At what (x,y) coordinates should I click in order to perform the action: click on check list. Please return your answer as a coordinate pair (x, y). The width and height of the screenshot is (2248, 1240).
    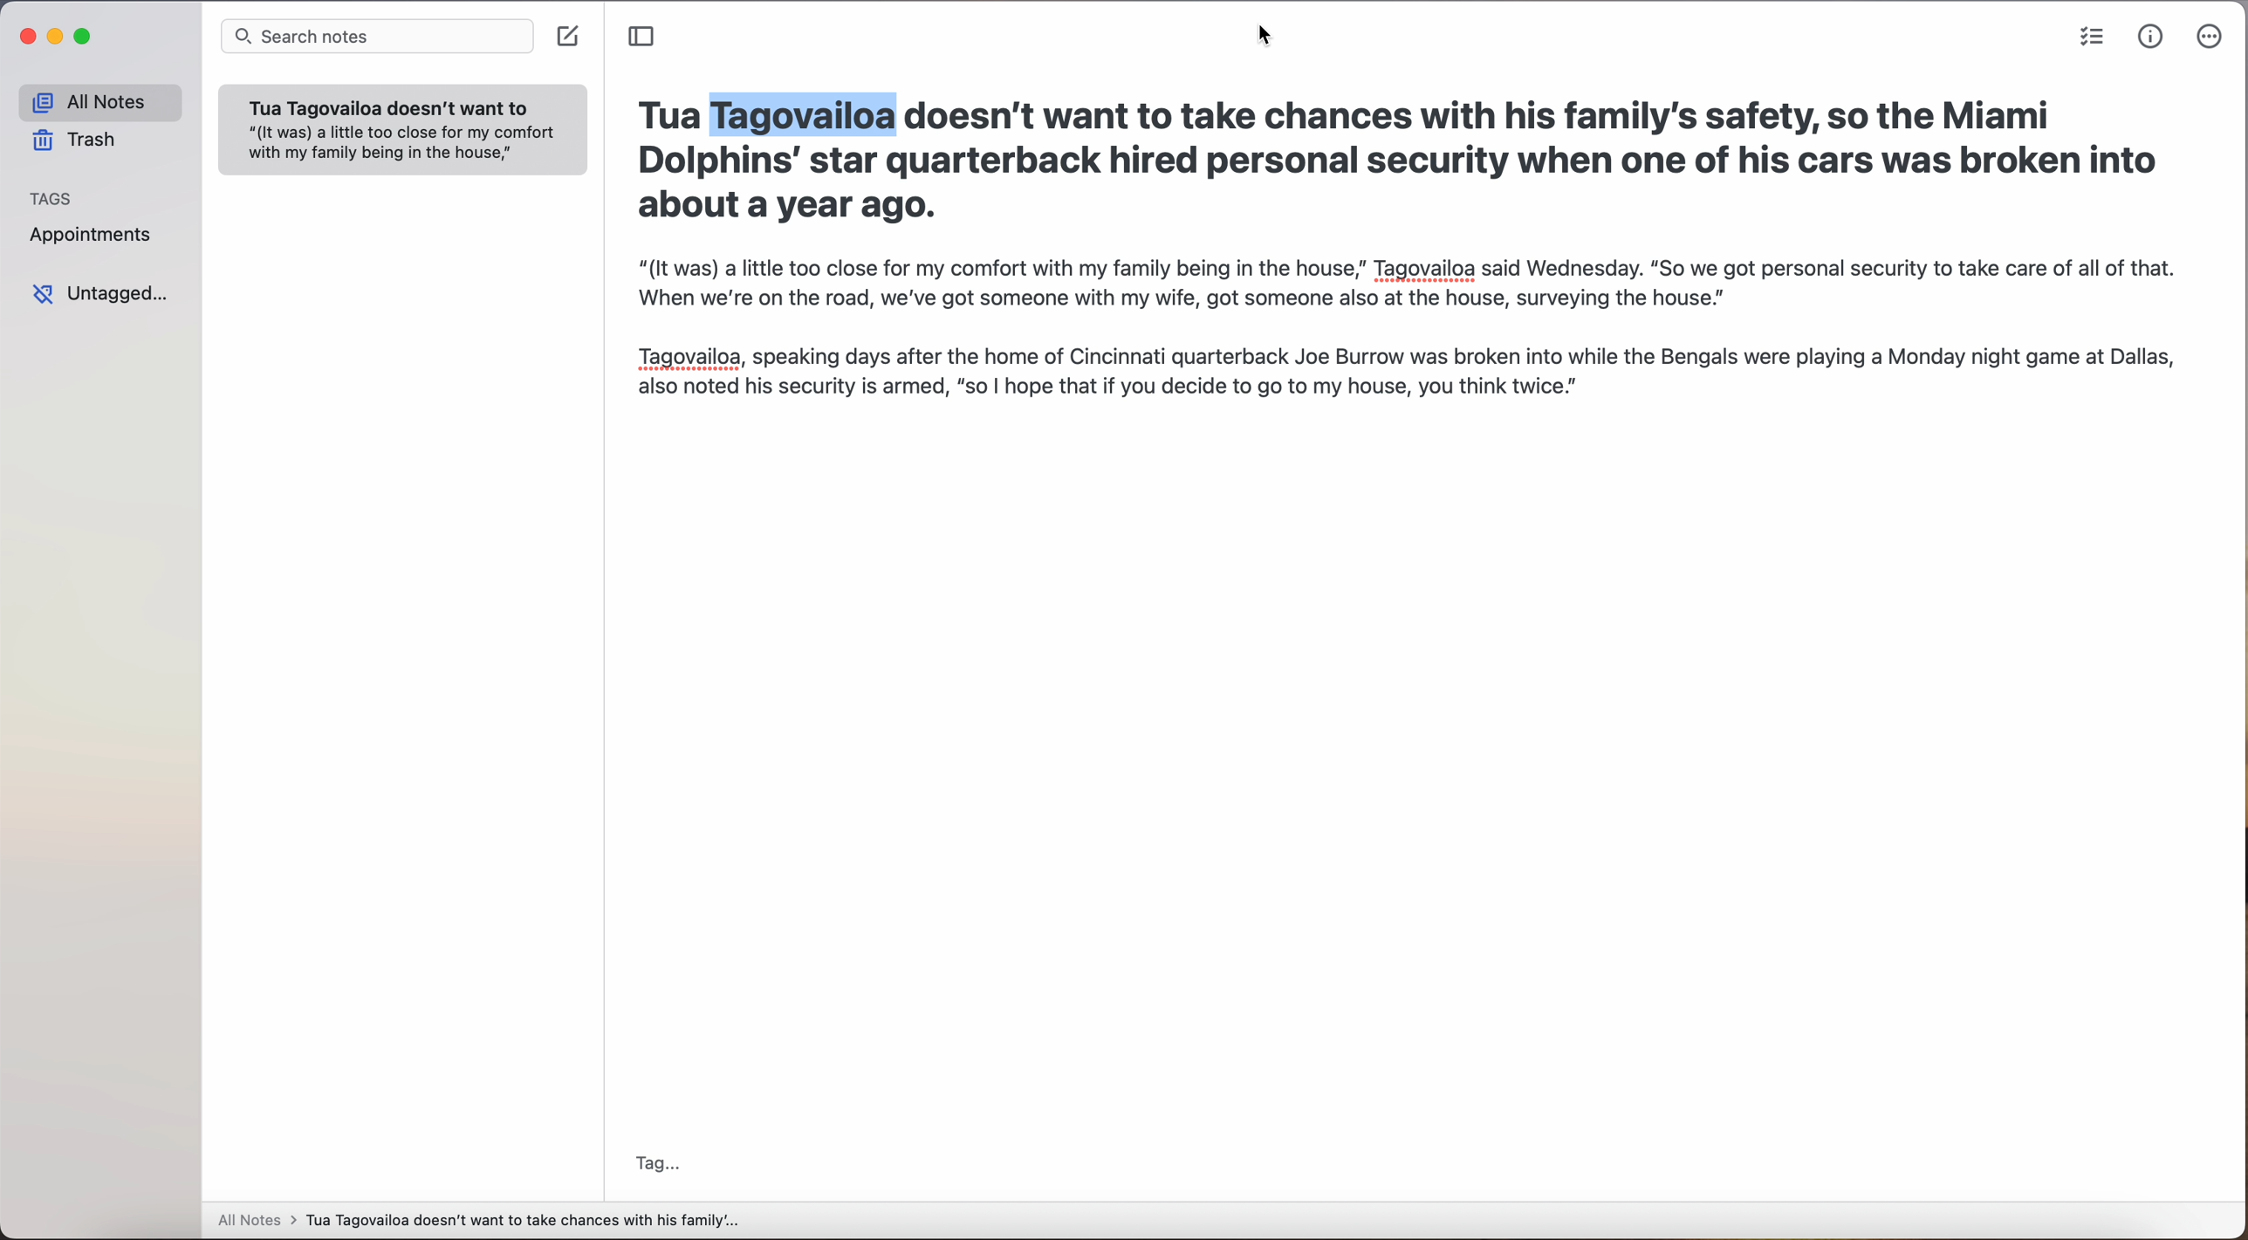
    Looking at the image, I should click on (2091, 37).